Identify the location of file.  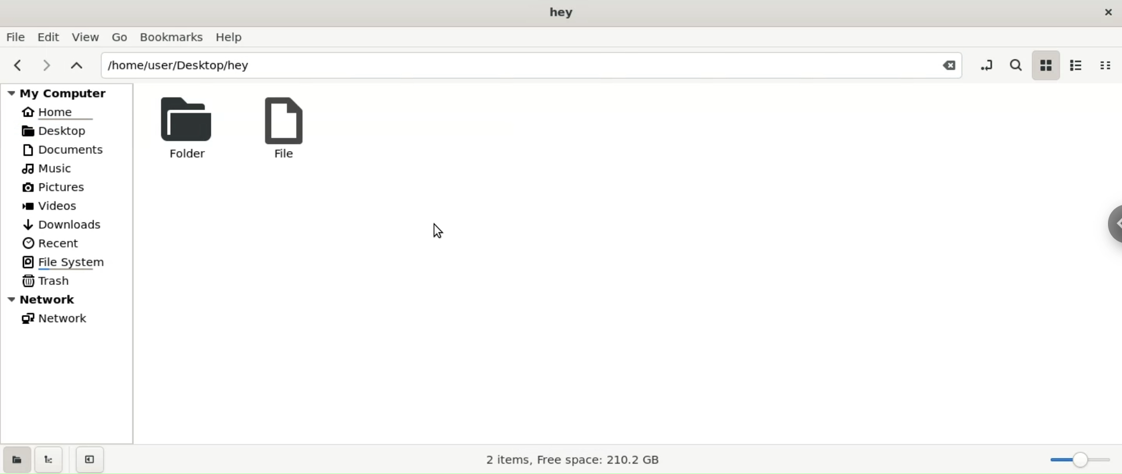
(18, 38).